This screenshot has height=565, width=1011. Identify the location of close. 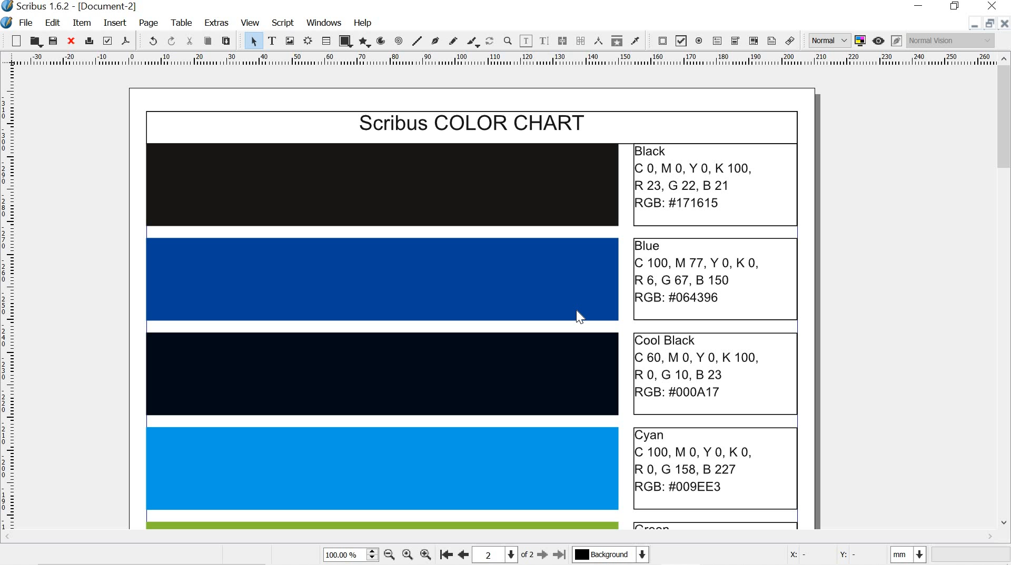
(990, 5).